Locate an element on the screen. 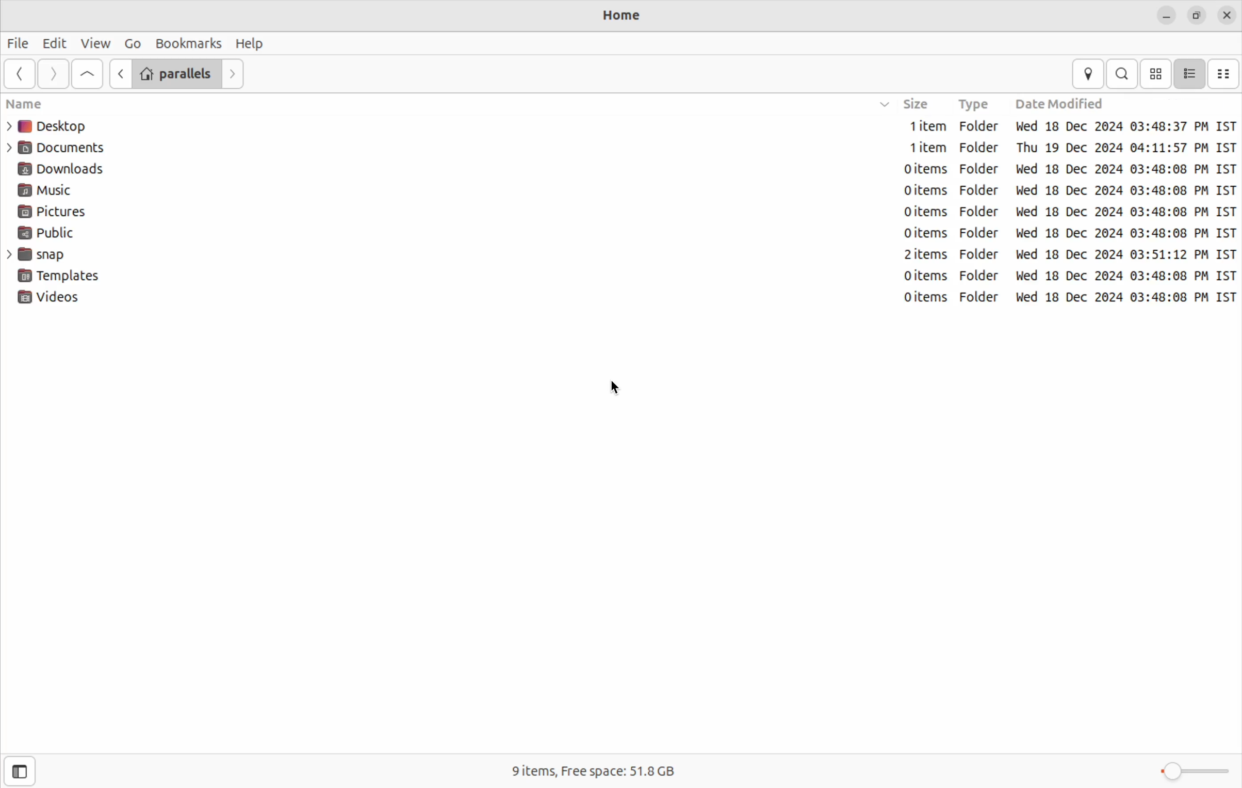 The height and width of the screenshot is (788, 1242). Folder is located at coordinates (980, 151).